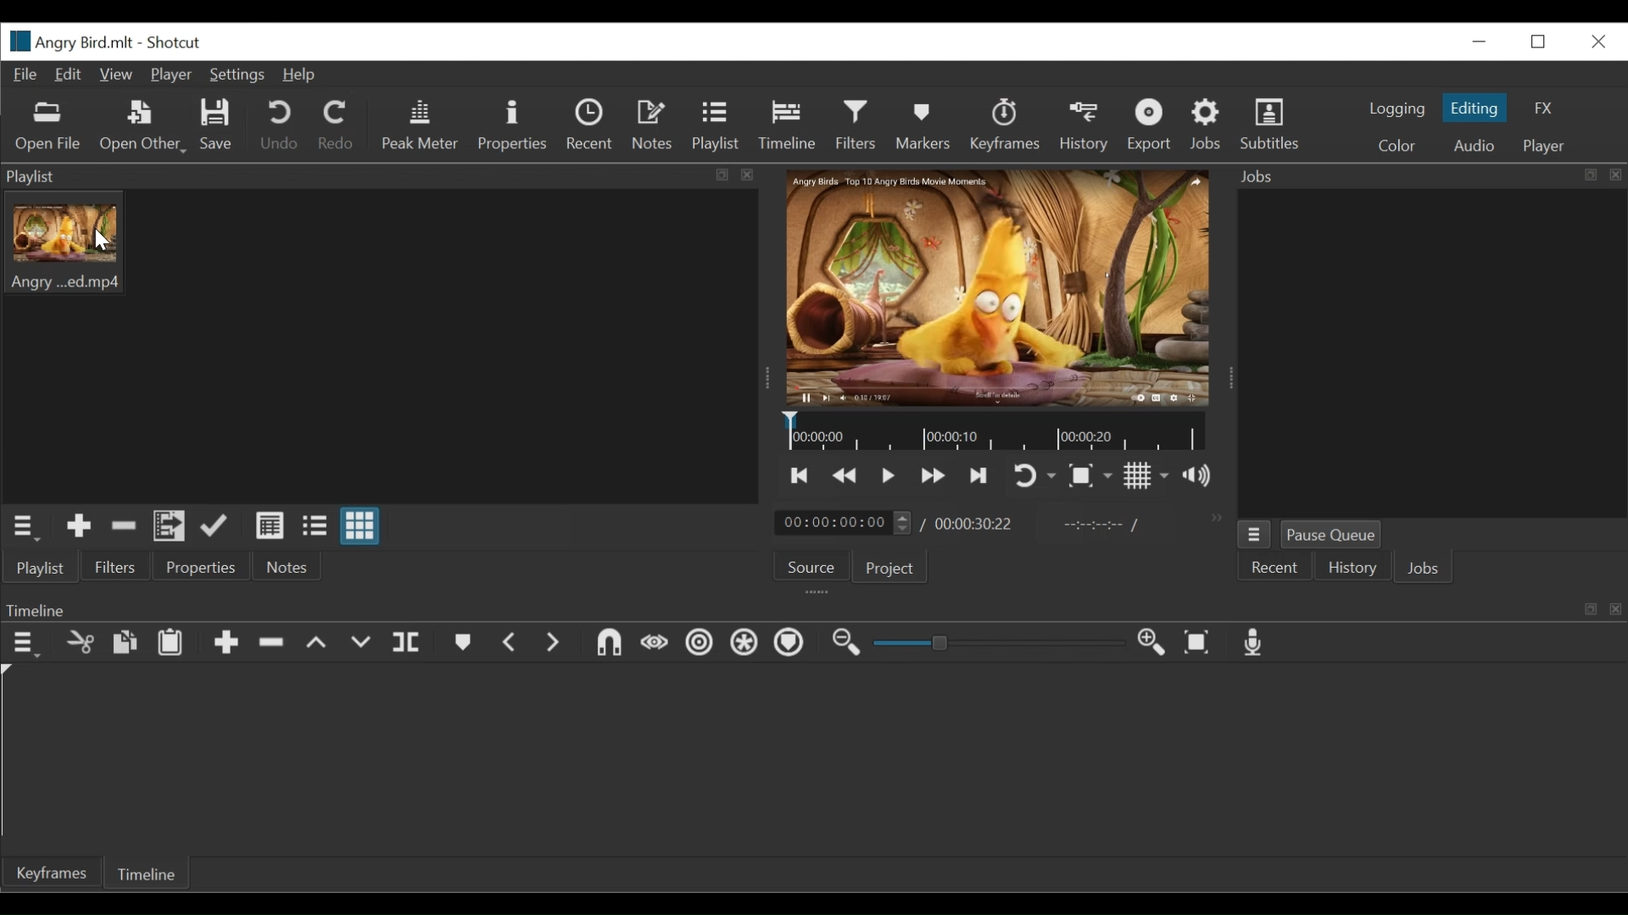 The image size is (1628, 915). Describe the element at coordinates (50, 127) in the screenshot. I see `Open Files` at that location.